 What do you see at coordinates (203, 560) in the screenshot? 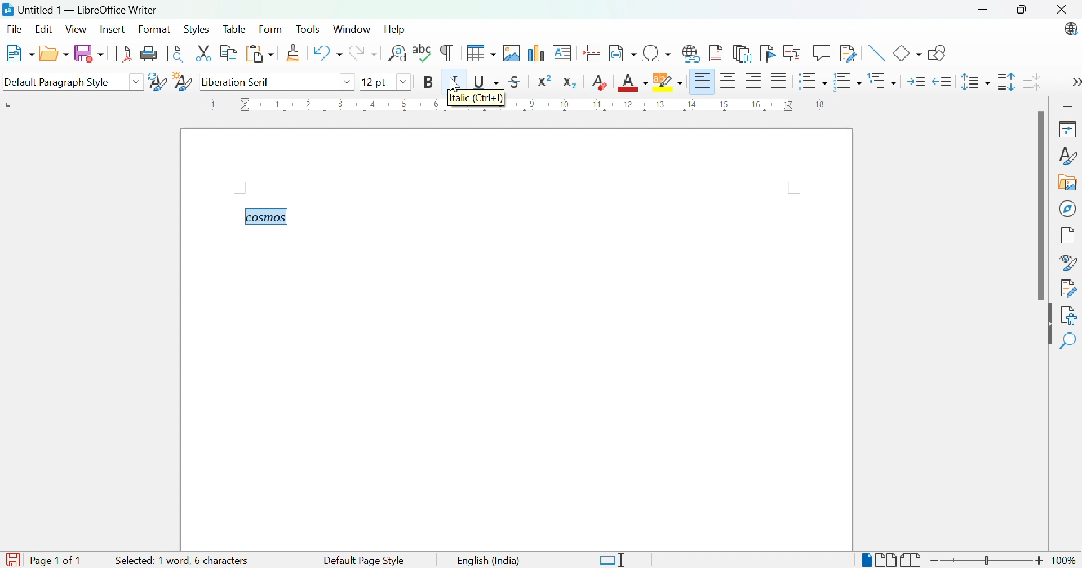
I see `1 word, 1 character` at bounding box center [203, 560].